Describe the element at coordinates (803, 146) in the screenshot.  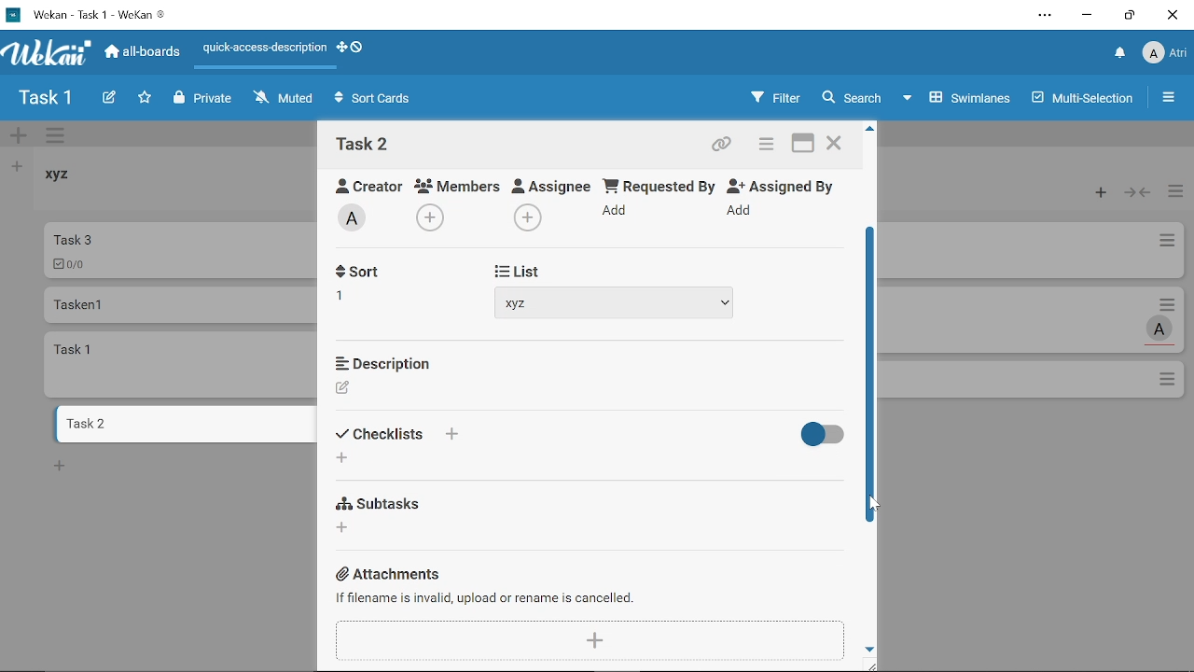
I see `Maximize card` at that location.